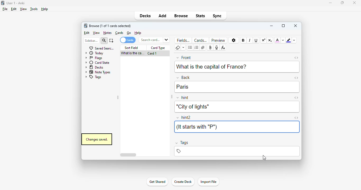 This screenshot has height=190, width=361. I want to click on close, so click(296, 25).